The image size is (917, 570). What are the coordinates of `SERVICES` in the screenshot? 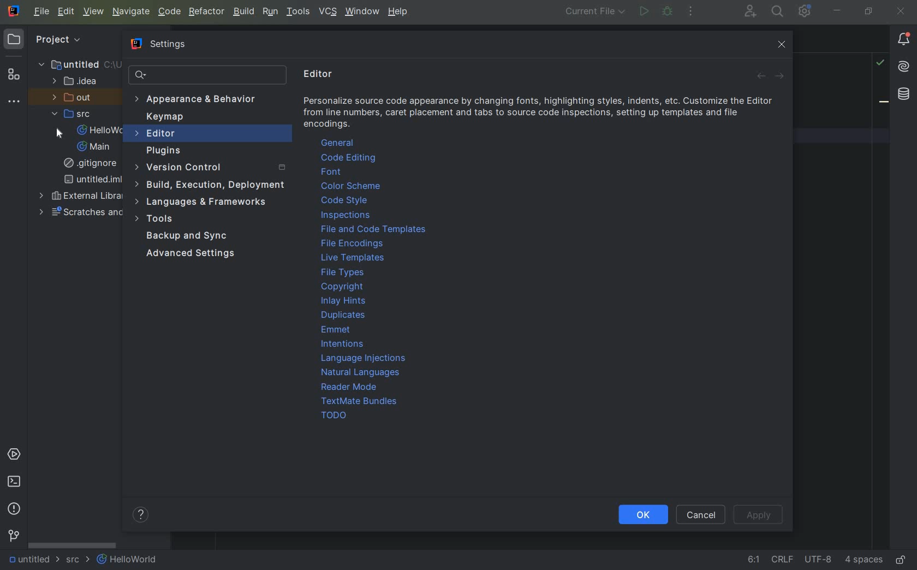 It's located at (14, 454).